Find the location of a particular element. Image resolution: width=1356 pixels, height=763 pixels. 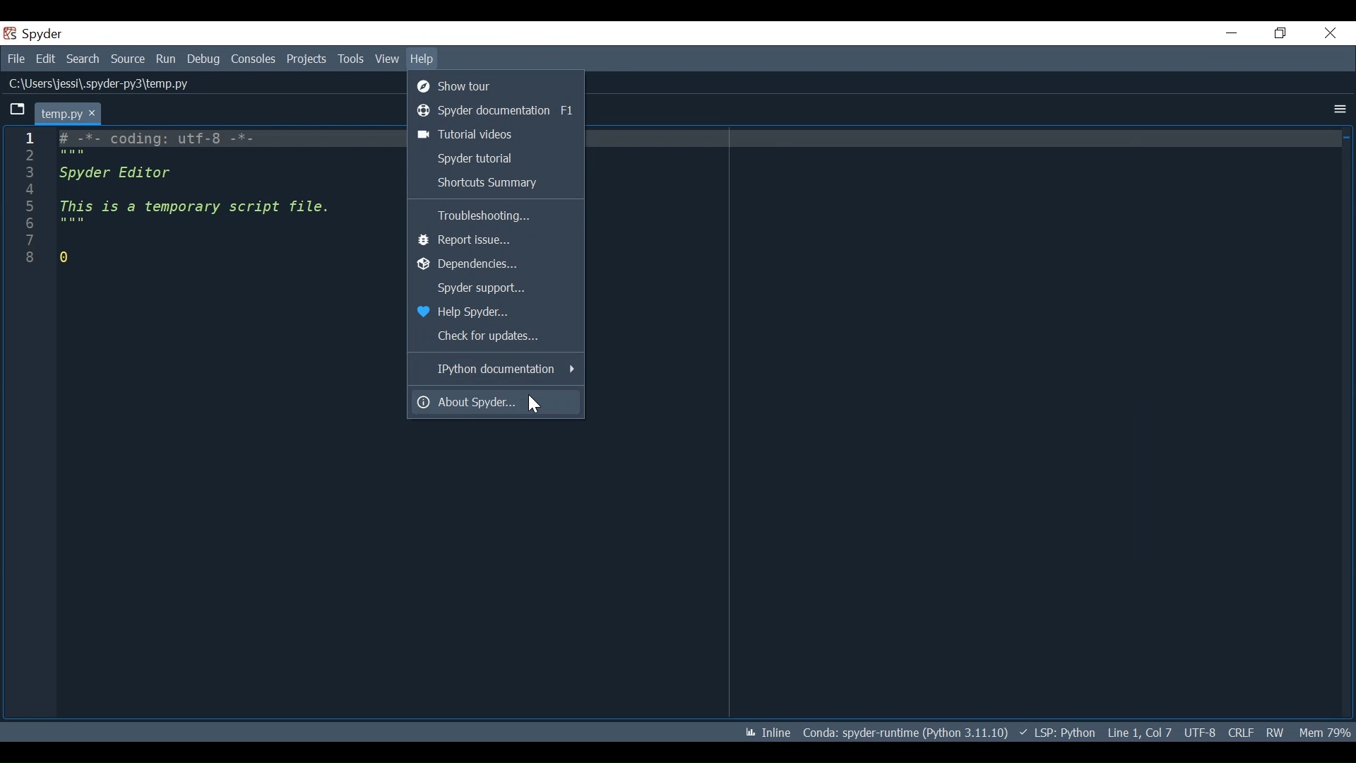

C:\Users\jessi\.spyder-py3\temp.py is located at coordinates (116, 85).